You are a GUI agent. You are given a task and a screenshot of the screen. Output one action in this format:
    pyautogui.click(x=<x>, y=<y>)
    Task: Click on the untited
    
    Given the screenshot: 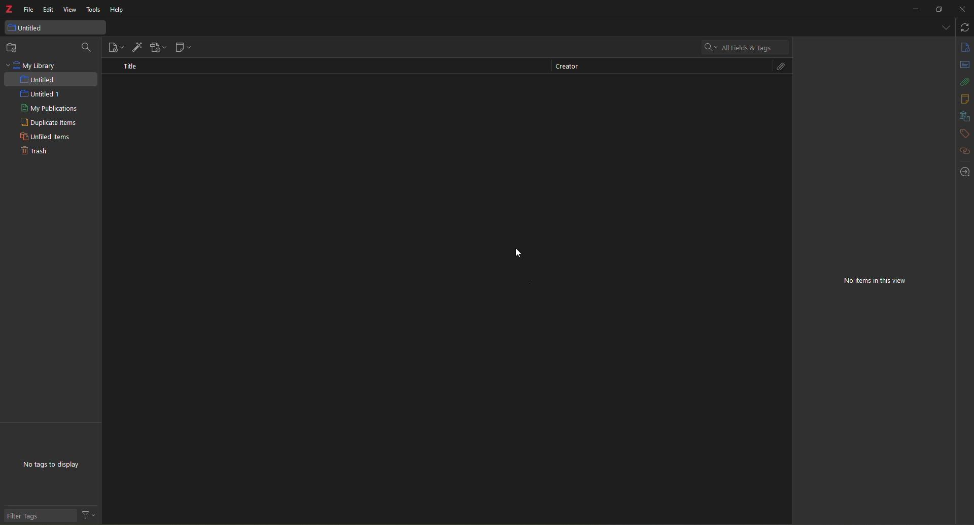 What is the action you would take?
    pyautogui.click(x=38, y=80)
    